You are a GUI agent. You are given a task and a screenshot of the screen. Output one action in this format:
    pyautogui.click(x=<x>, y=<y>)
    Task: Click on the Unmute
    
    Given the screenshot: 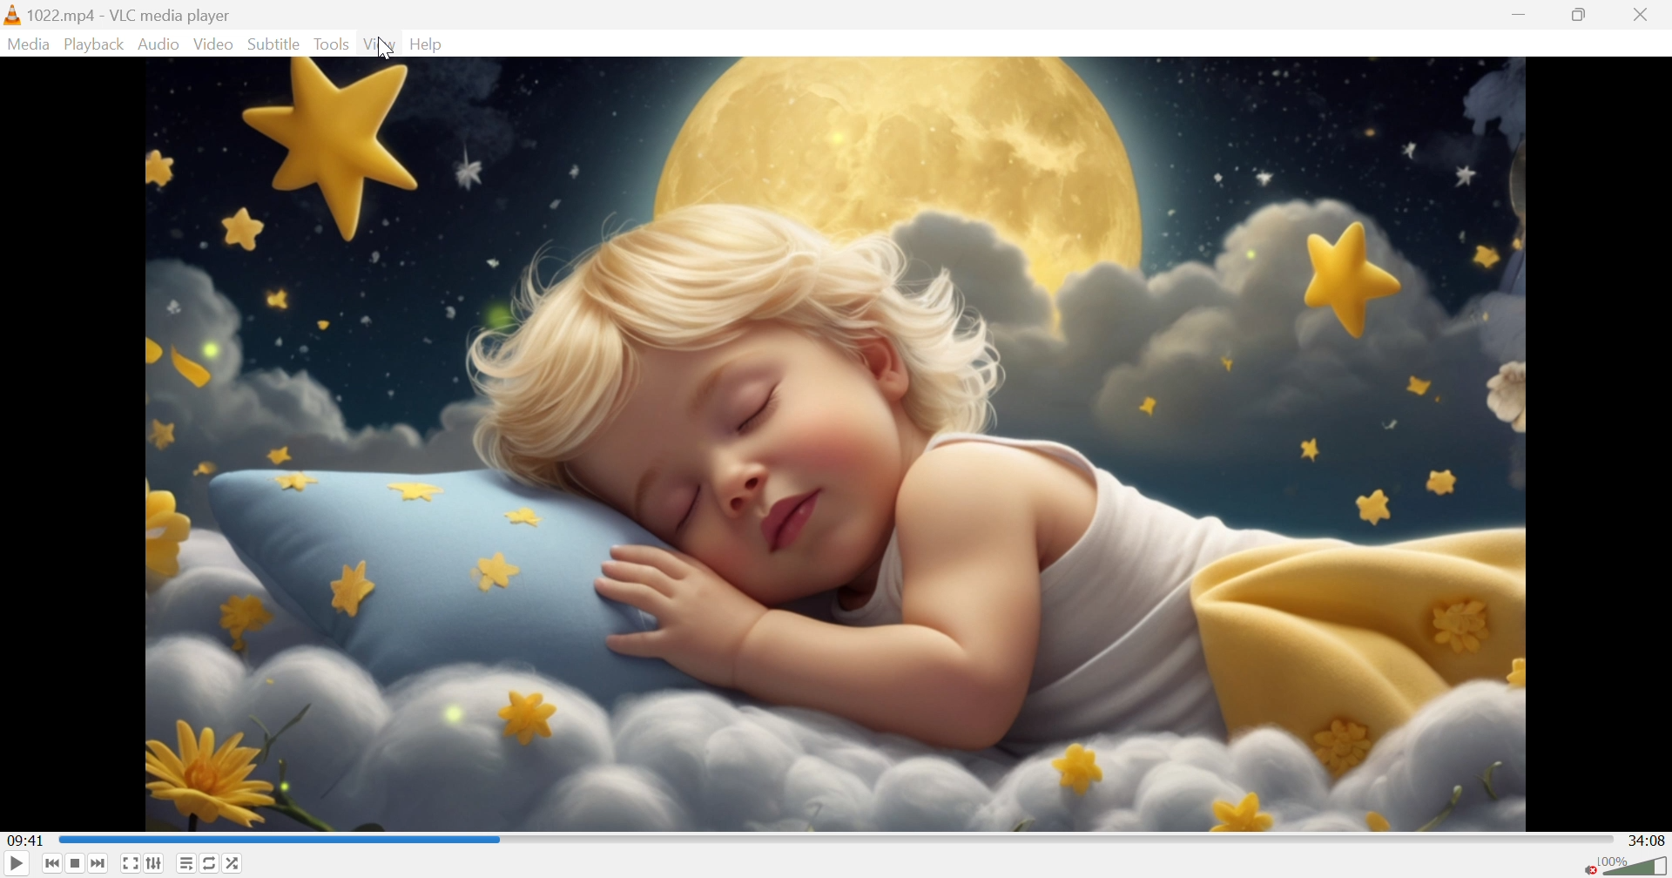 What is the action you would take?
    pyautogui.click(x=1588, y=866)
    